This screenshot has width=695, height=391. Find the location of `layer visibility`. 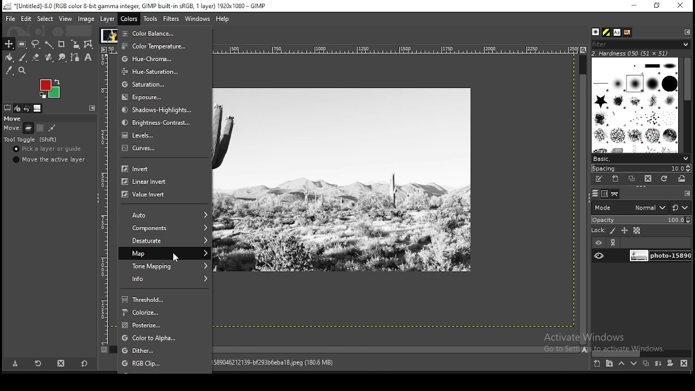

layer visibility is located at coordinates (598, 243).